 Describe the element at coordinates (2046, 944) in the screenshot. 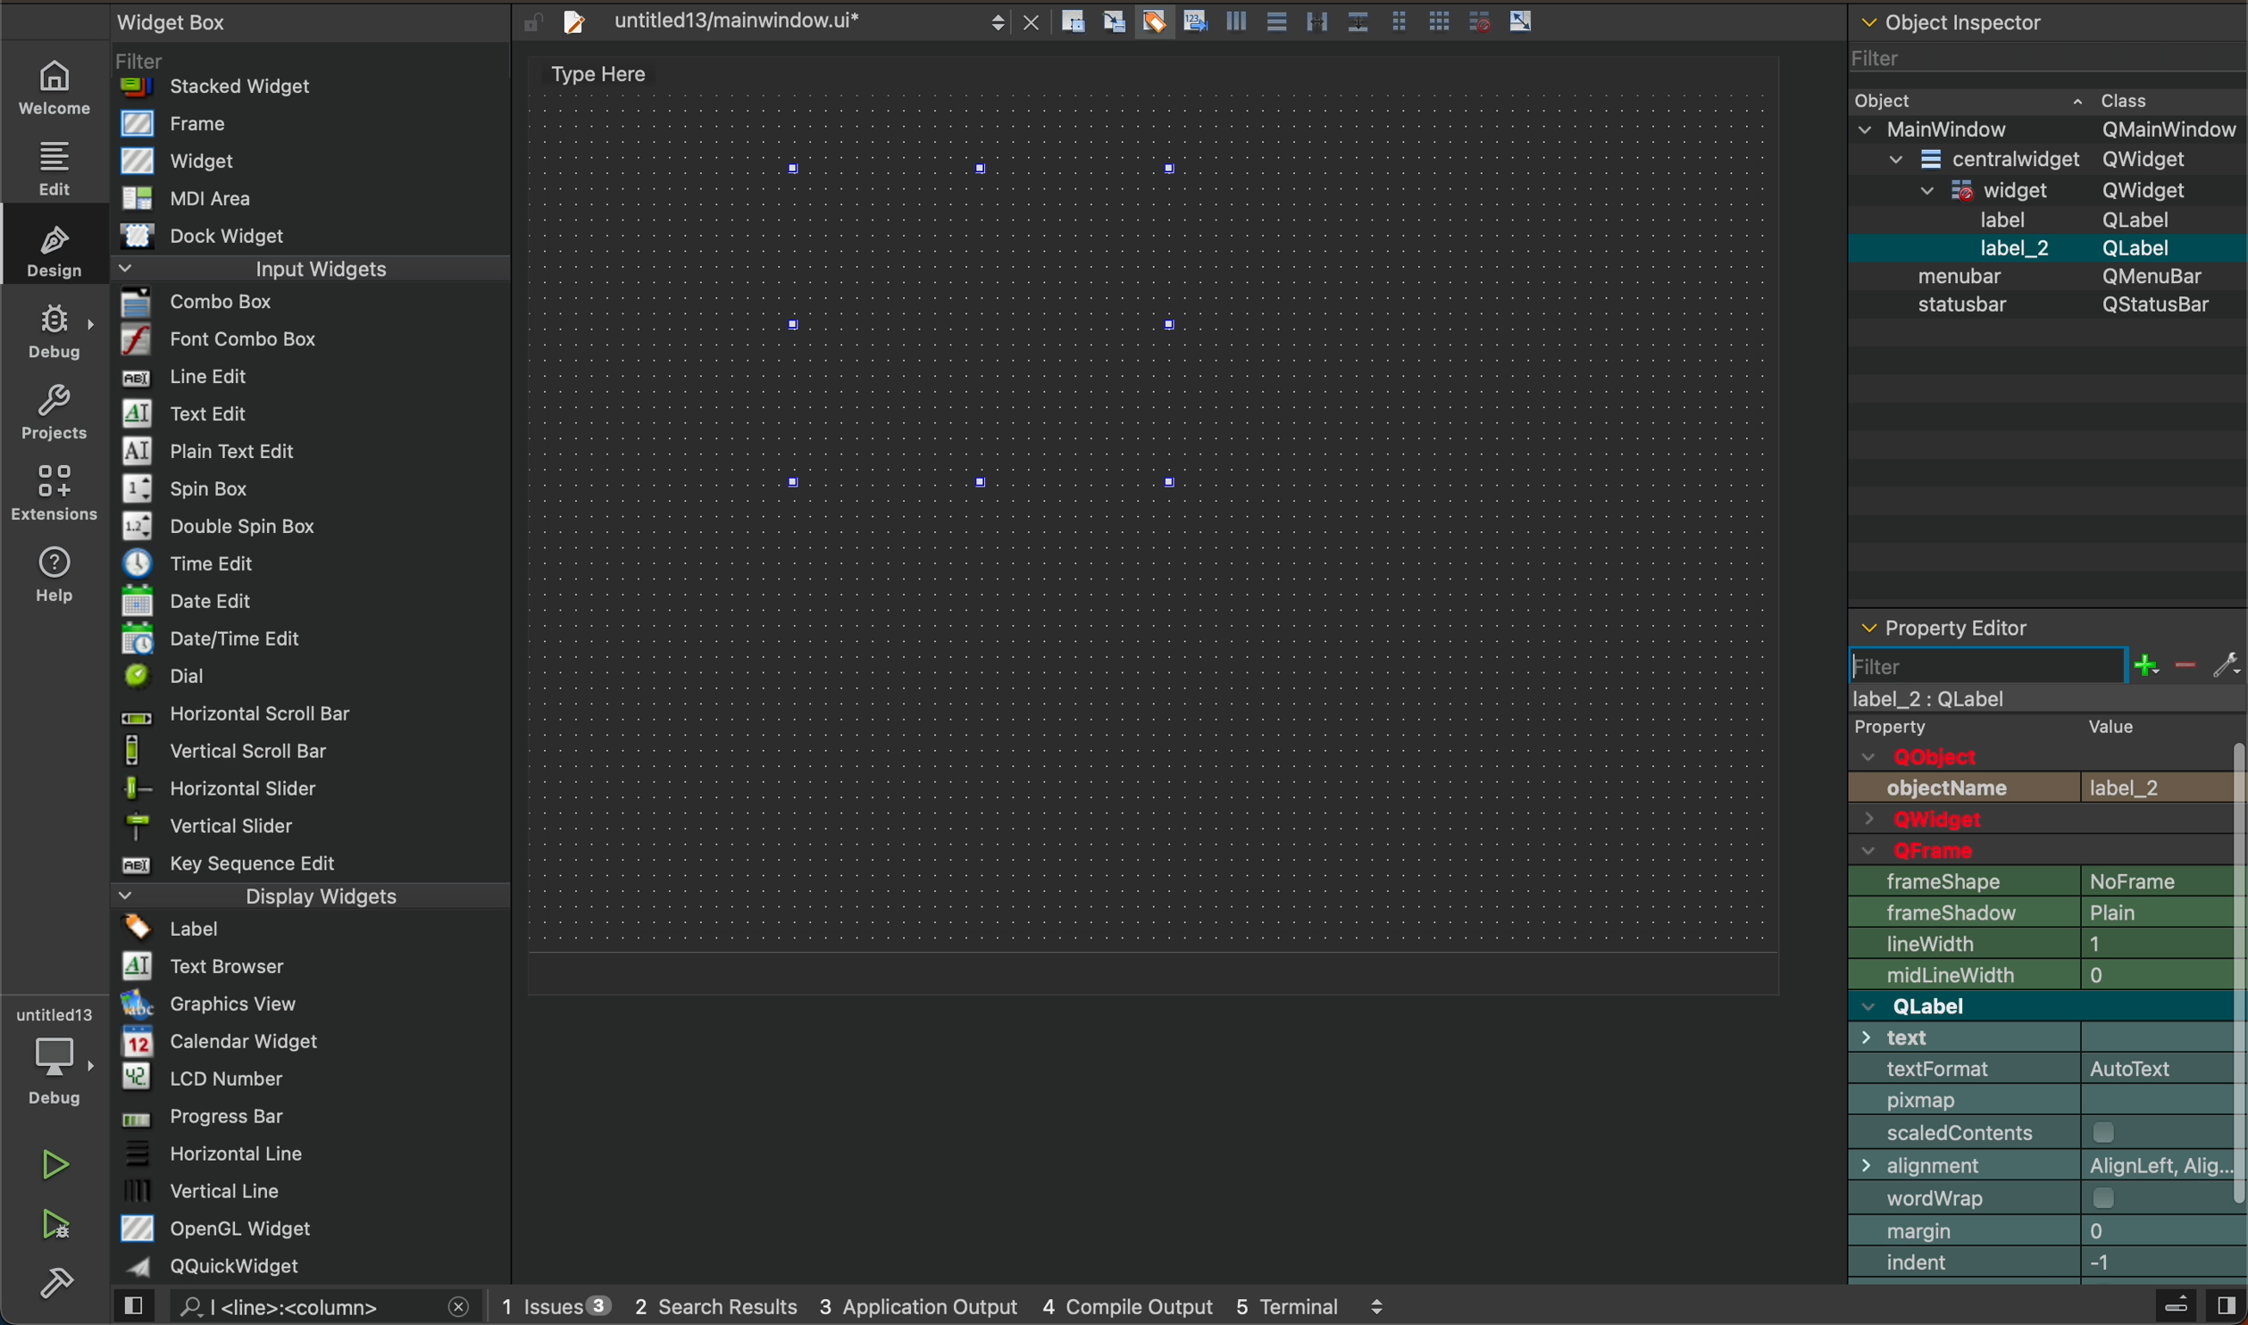

I see `lineWidth` at that location.